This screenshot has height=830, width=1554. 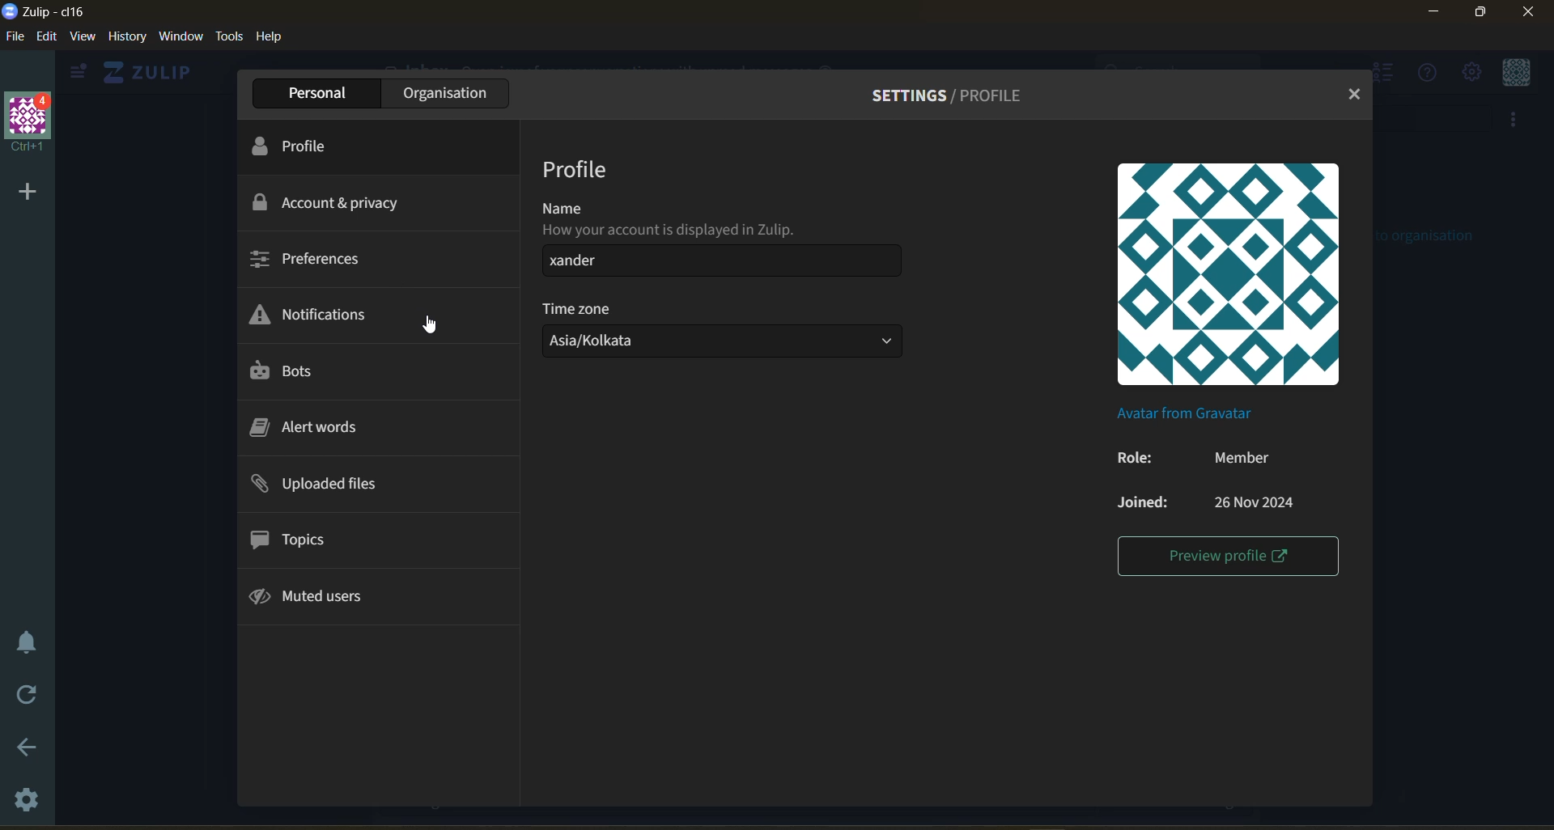 What do you see at coordinates (1227, 558) in the screenshot?
I see `preview profile` at bounding box center [1227, 558].